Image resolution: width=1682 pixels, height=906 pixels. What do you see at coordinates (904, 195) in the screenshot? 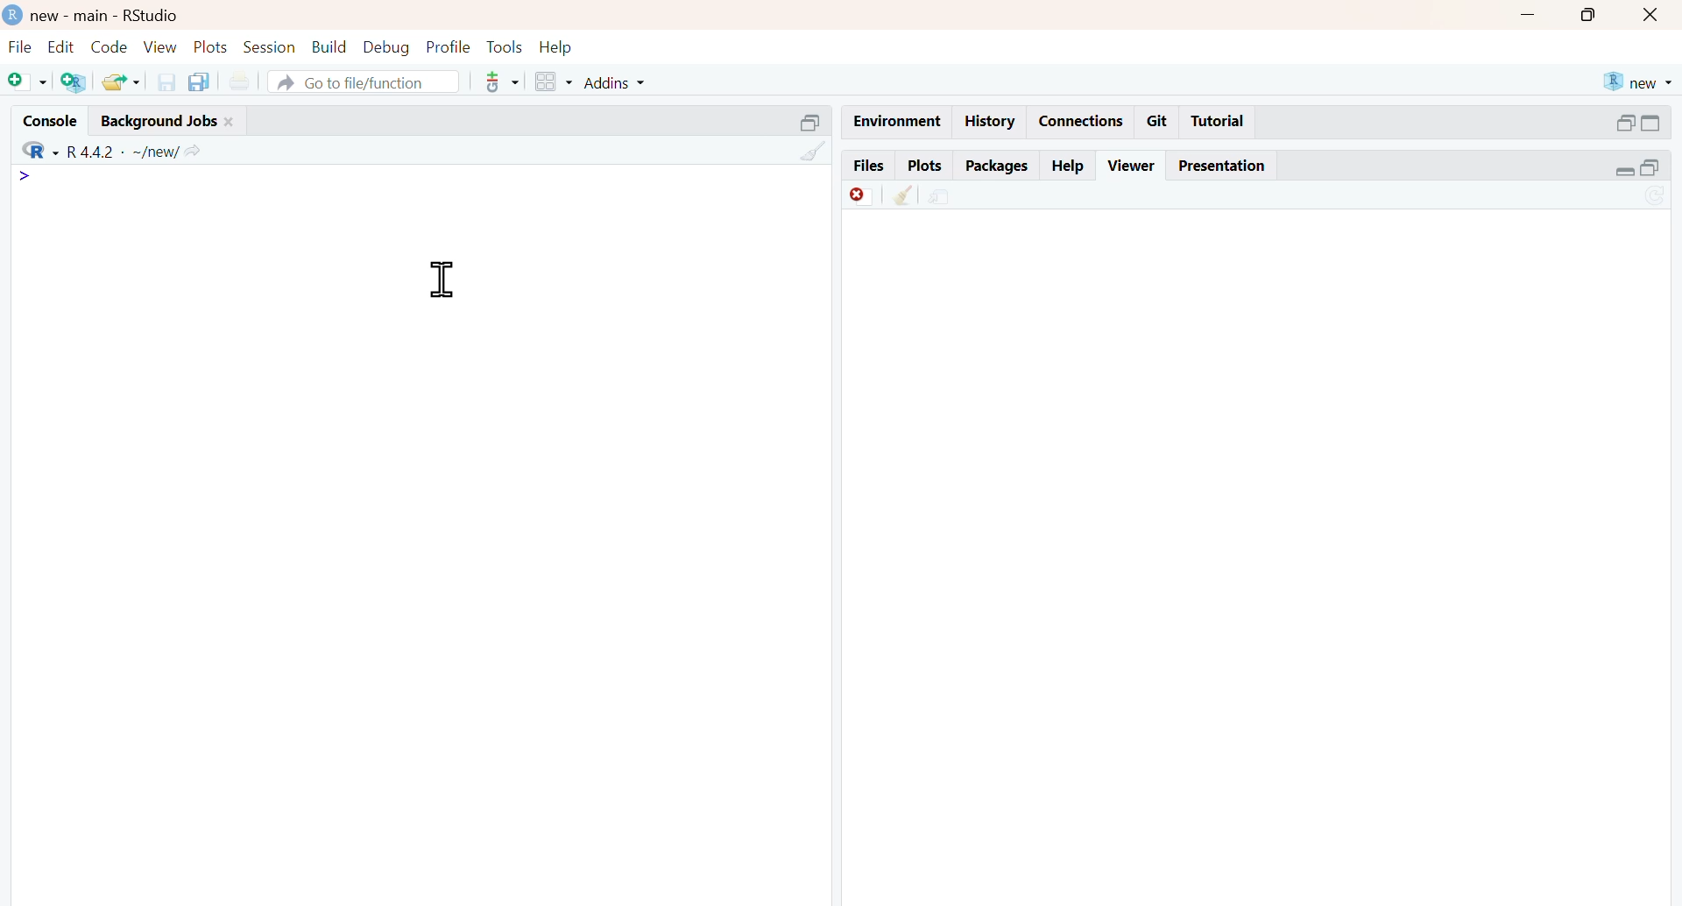
I see `clean` at bounding box center [904, 195].